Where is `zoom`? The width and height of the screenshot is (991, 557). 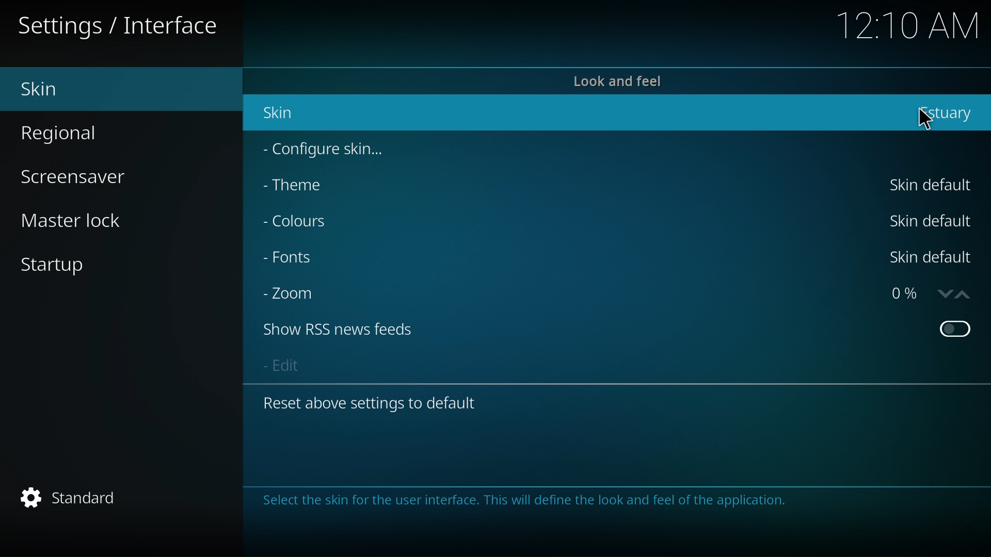
zoom is located at coordinates (288, 294).